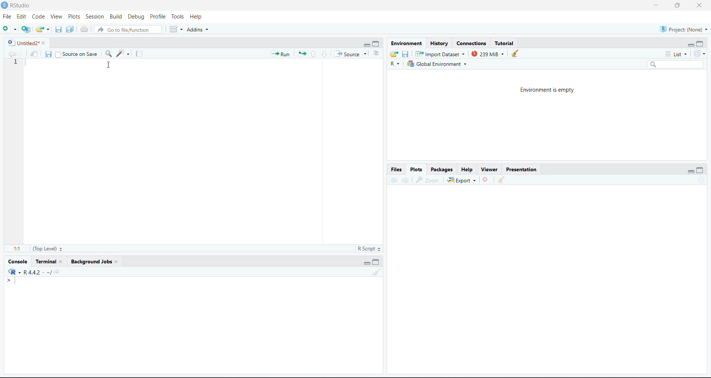 The height and width of the screenshot is (378, 711). Describe the element at coordinates (84, 28) in the screenshot. I see `Print the current file` at that location.